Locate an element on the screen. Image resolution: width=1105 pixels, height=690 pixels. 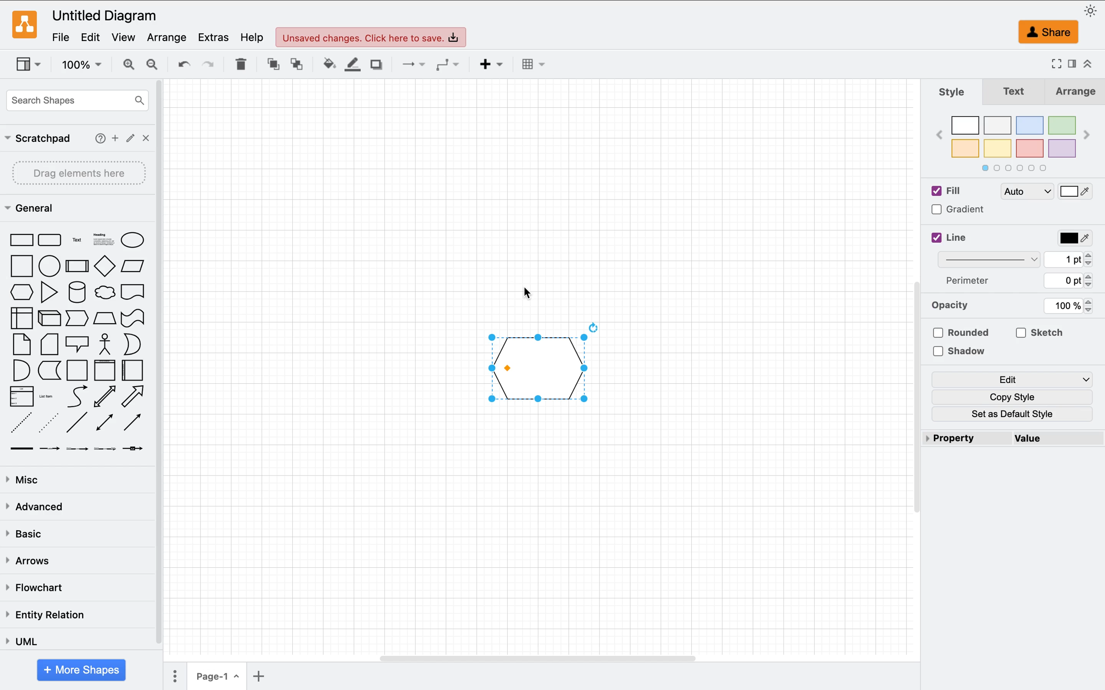
circle is located at coordinates (49, 266).